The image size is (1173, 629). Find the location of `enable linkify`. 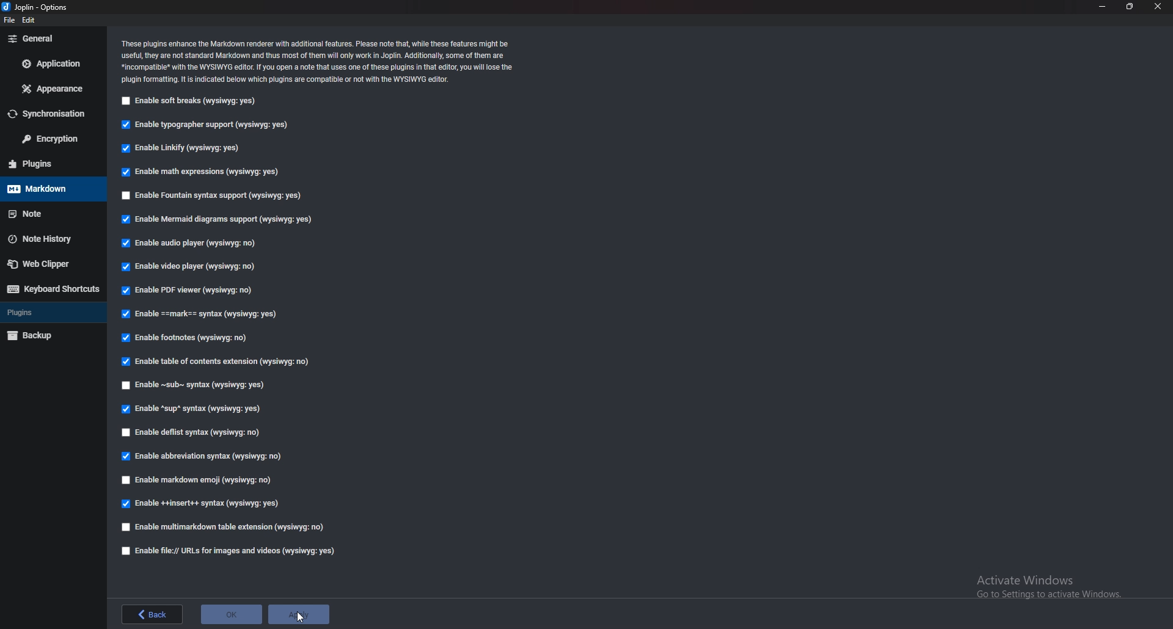

enable linkify is located at coordinates (180, 148).